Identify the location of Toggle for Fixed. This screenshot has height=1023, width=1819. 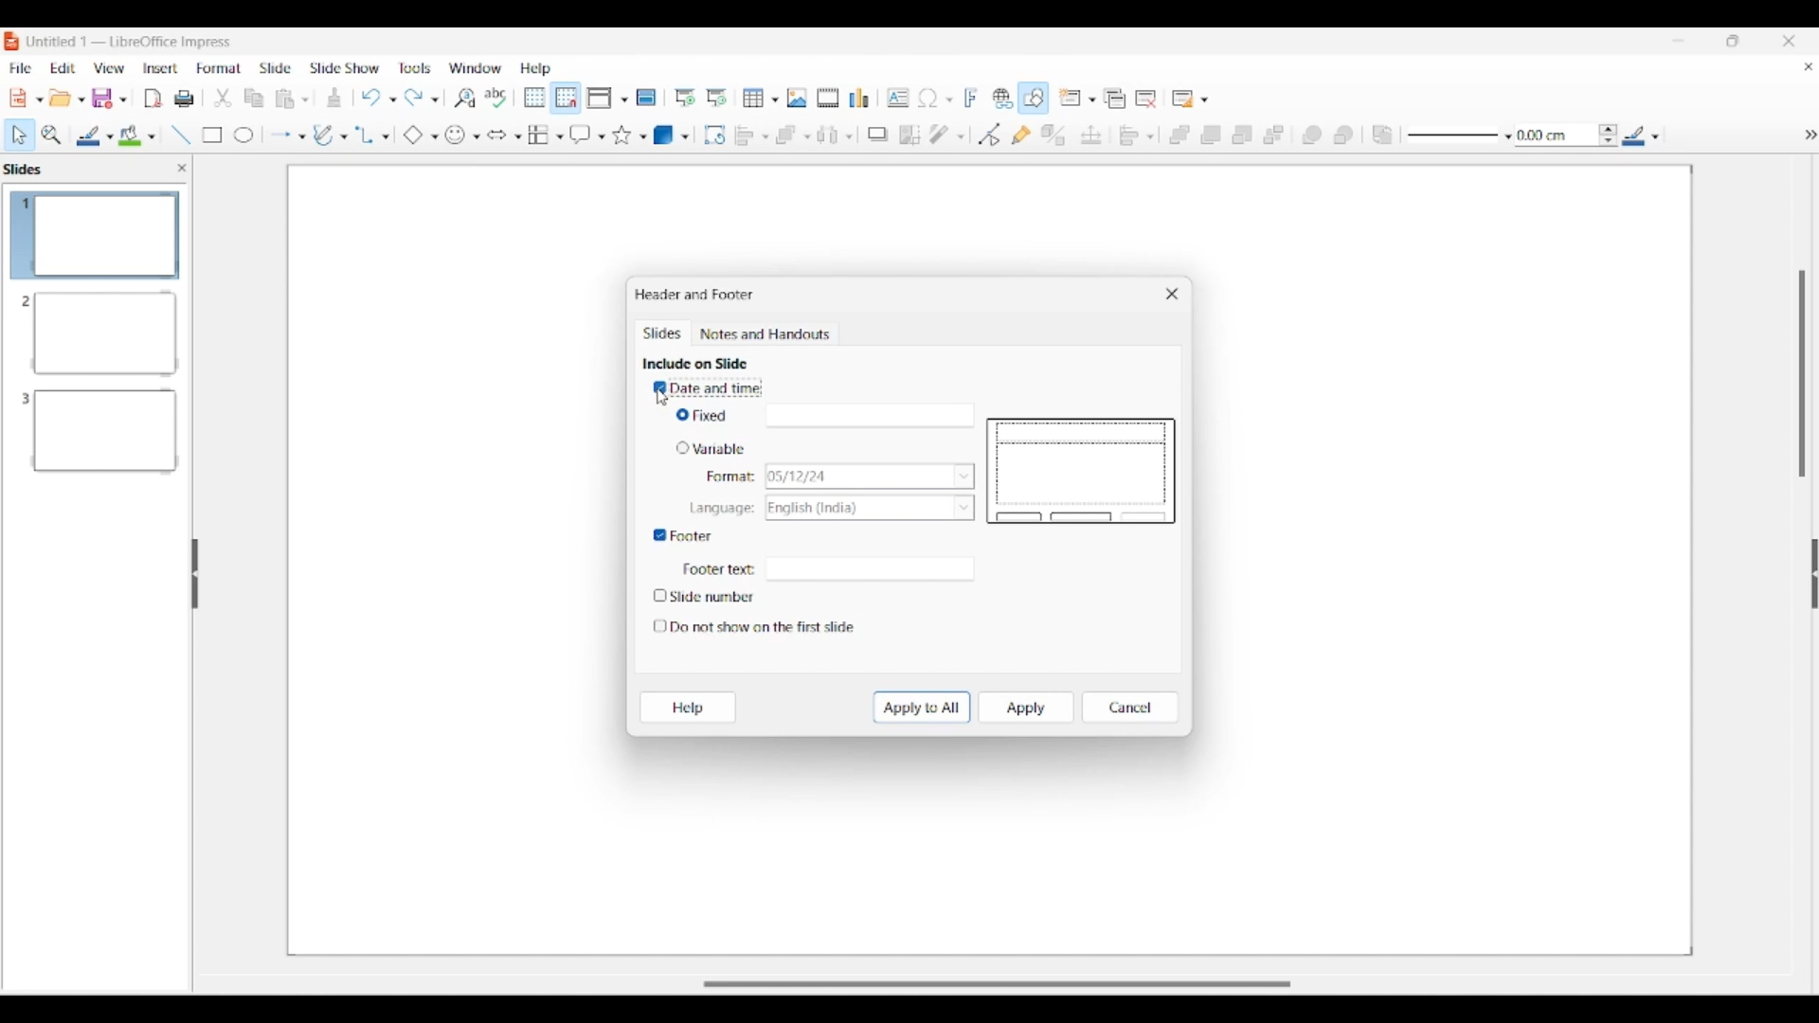
(705, 416).